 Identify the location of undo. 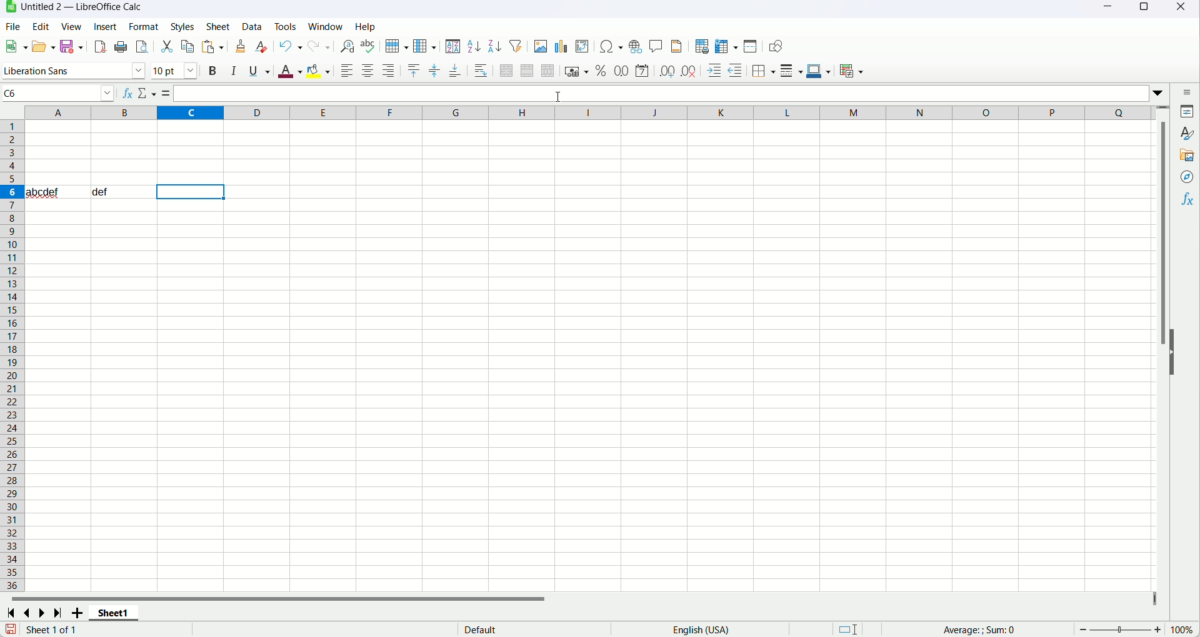
(291, 47).